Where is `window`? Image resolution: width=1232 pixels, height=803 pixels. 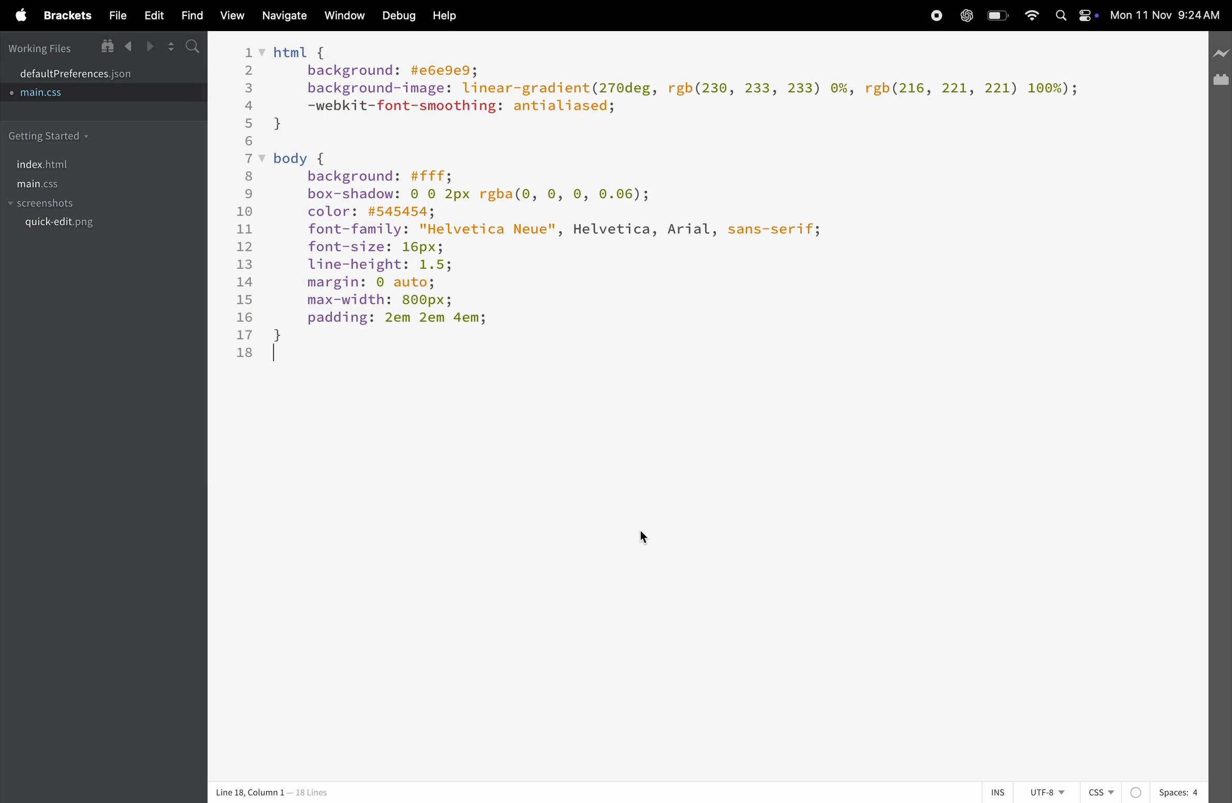 window is located at coordinates (343, 17).